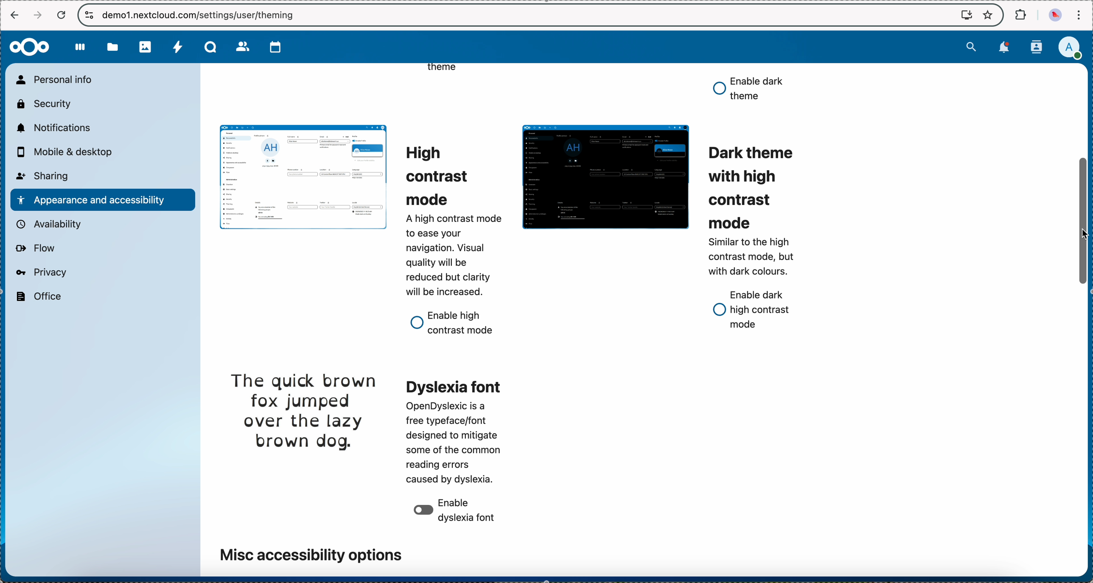  What do you see at coordinates (176, 48) in the screenshot?
I see `activity` at bounding box center [176, 48].